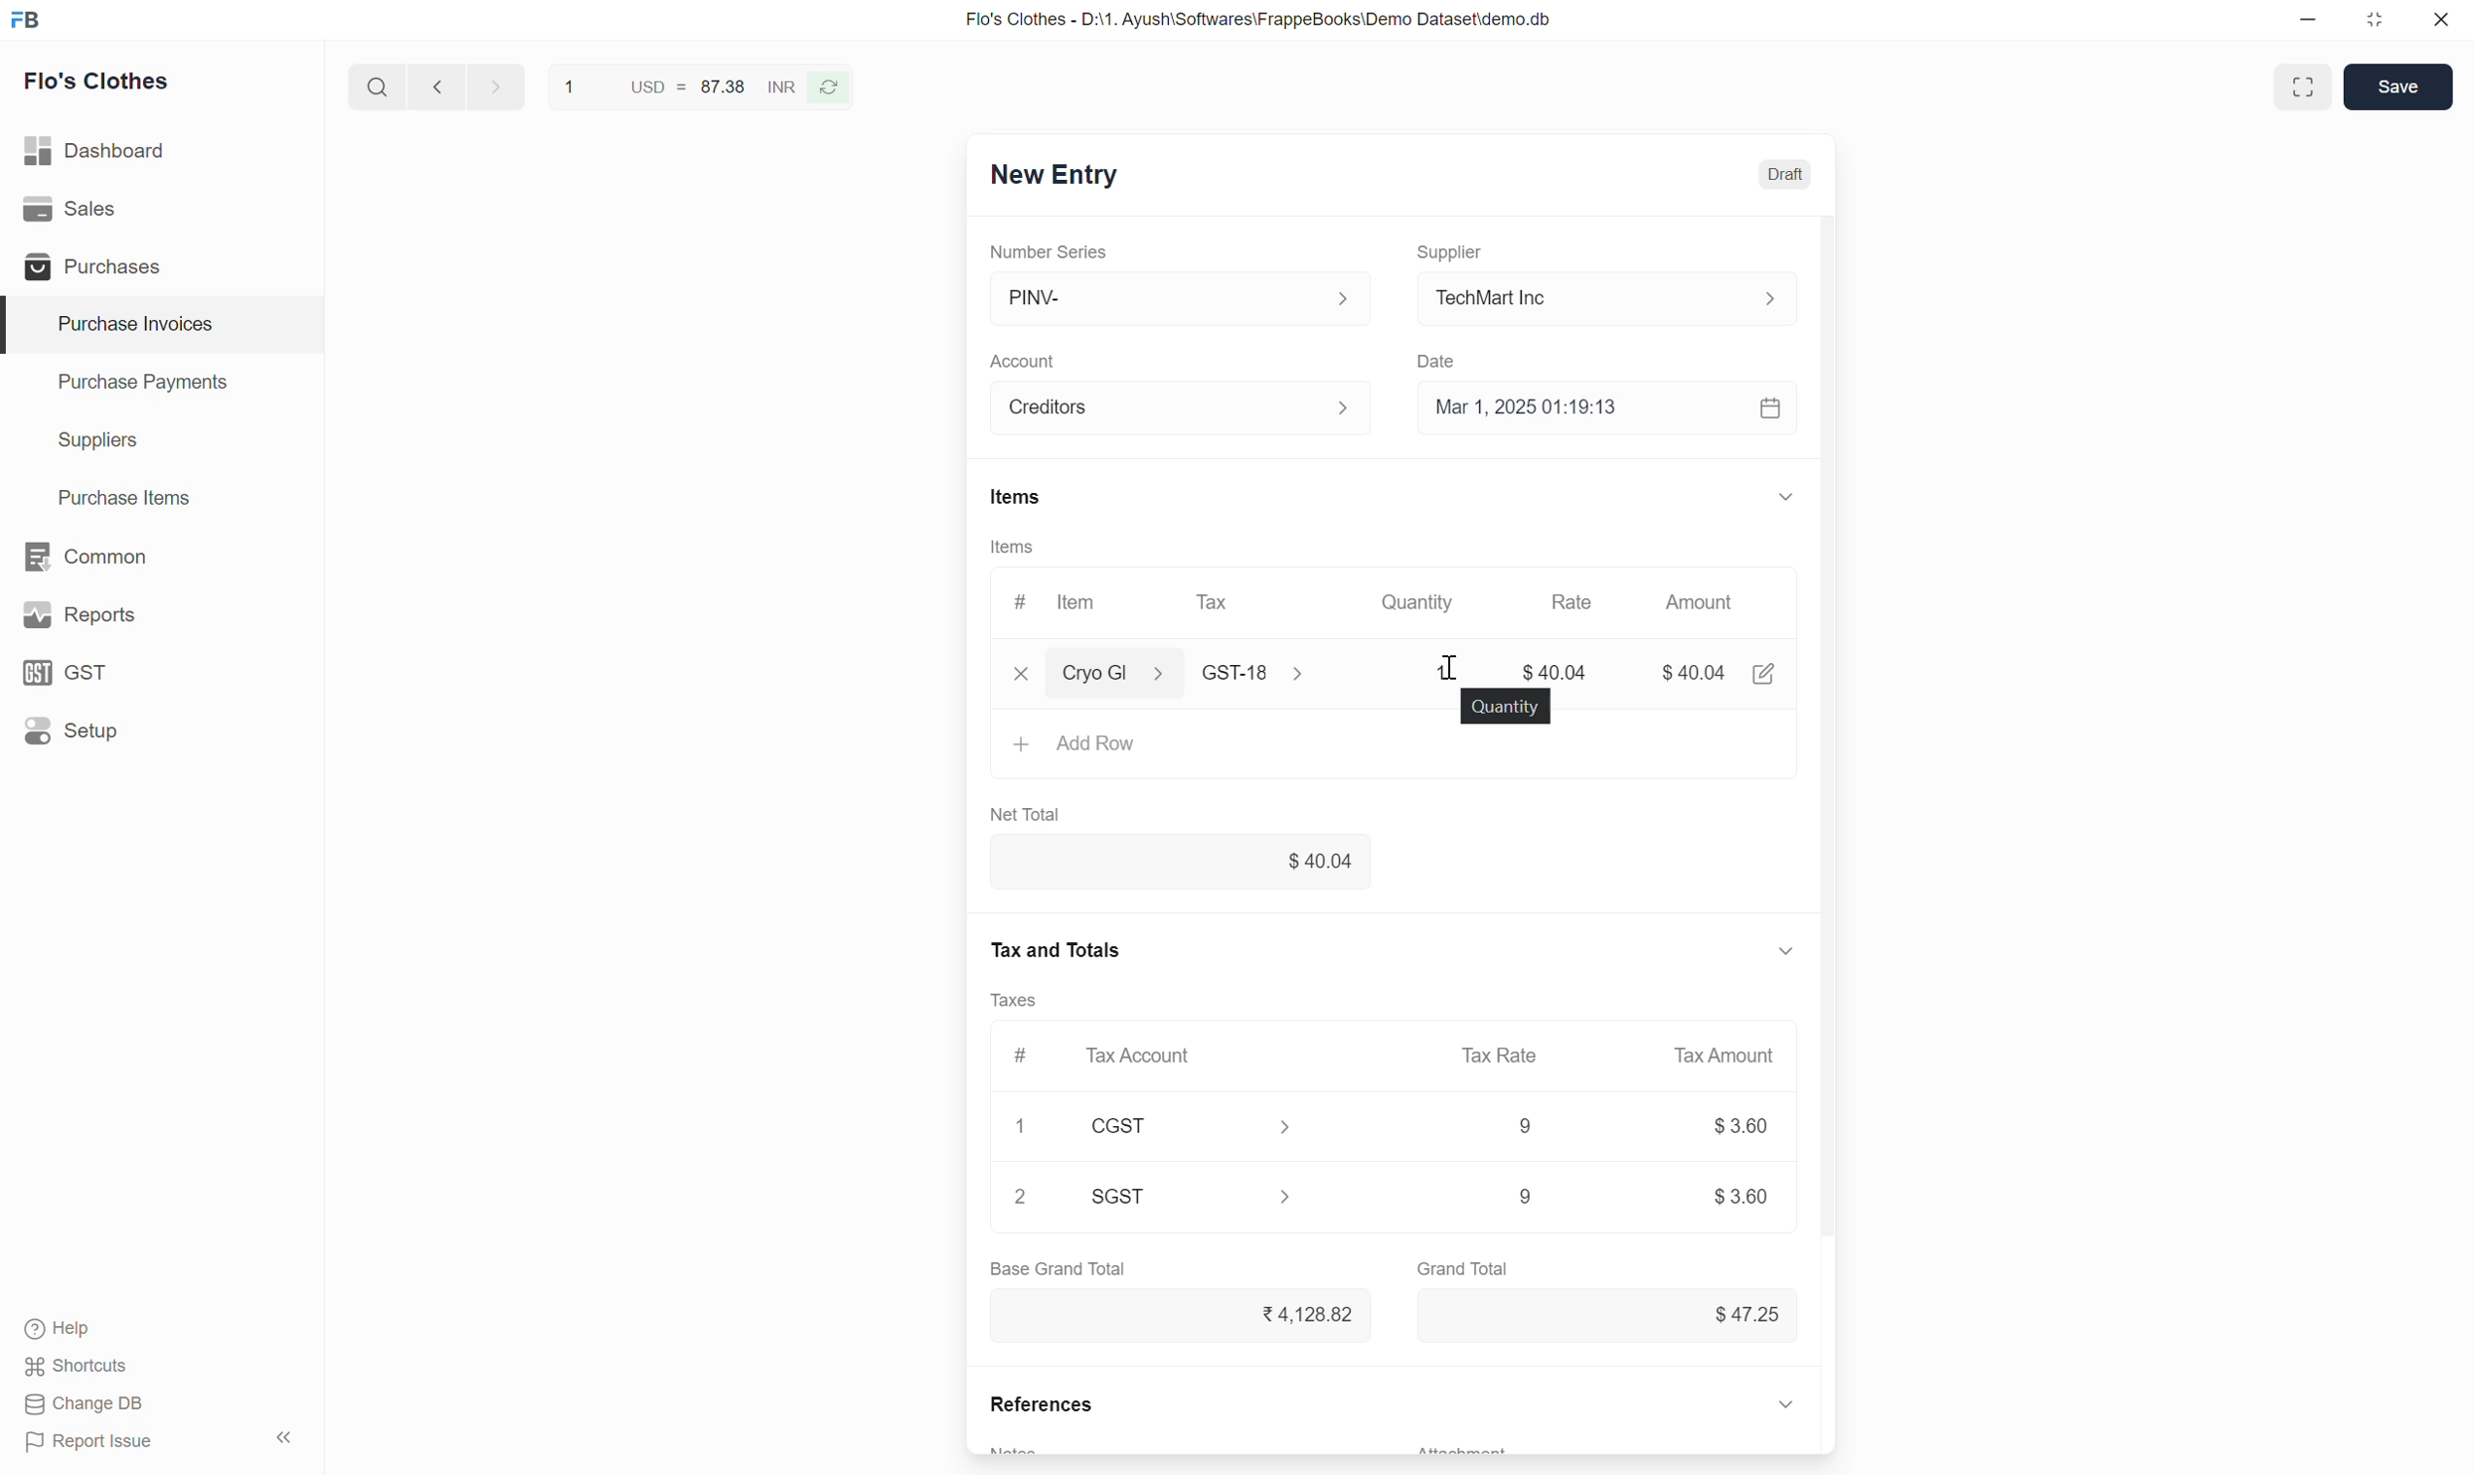 This screenshot has height=1475, width=2475. What do you see at coordinates (1521, 1127) in the screenshot?
I see `9` at bounding box center [1521, 1127].